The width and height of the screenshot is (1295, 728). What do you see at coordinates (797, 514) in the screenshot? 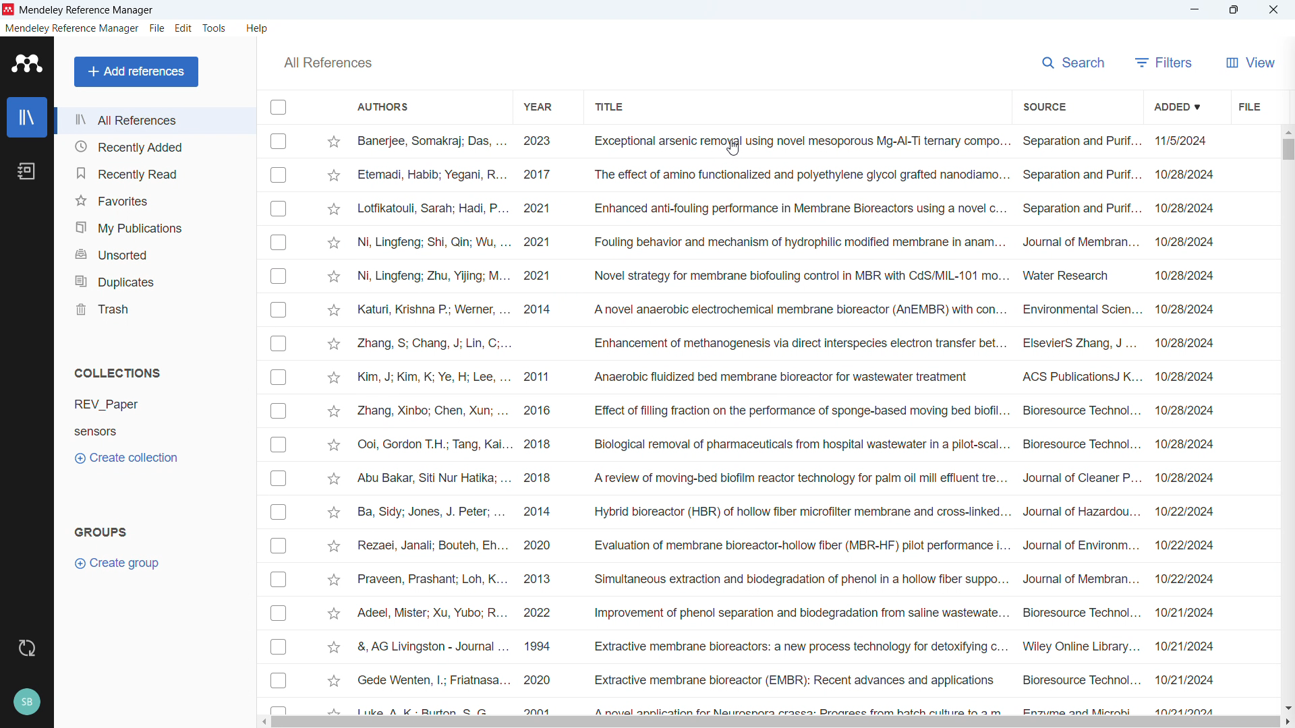
I see `hybrid bioreactor of hollow fiber microfilter membrane and cross linked` at bounding box center [797, 514].